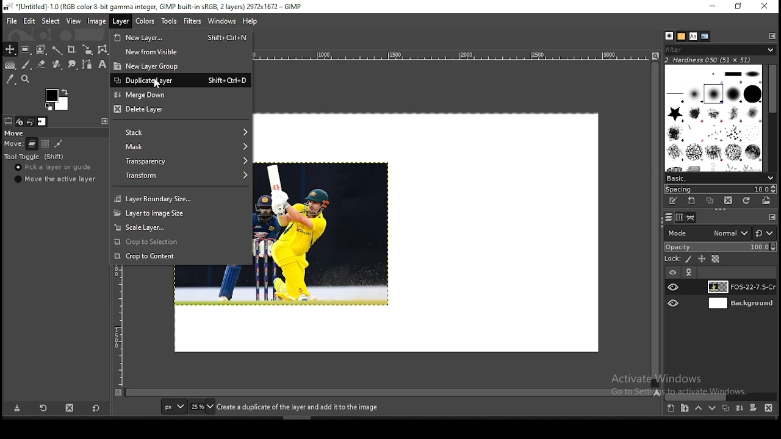 The width and height of the screenshot is (781, 439). Describe the element at coordinates (250, 23) in the screenshot. I see `help` at that location.